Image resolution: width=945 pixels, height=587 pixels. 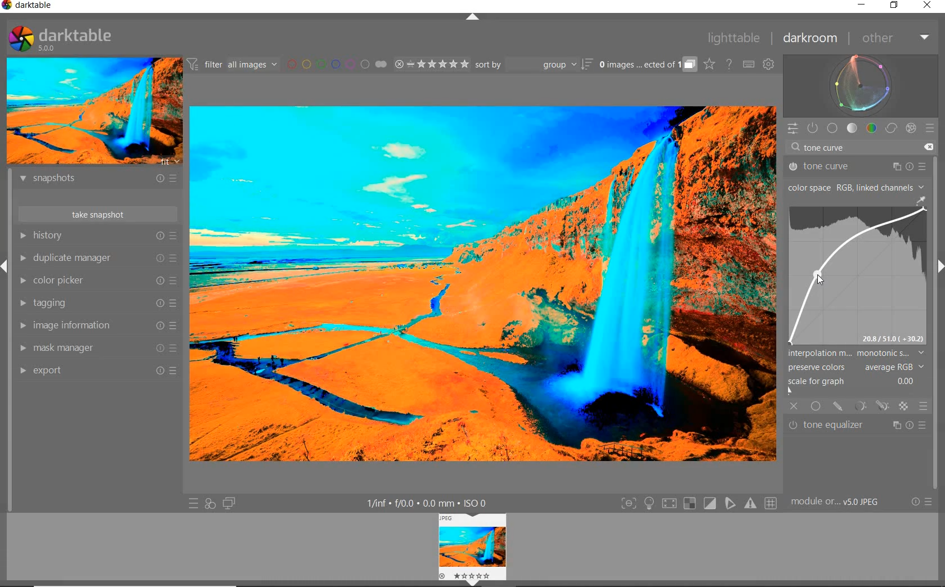 I want to click on Expand/Collapse, so click(x=6, y=269).